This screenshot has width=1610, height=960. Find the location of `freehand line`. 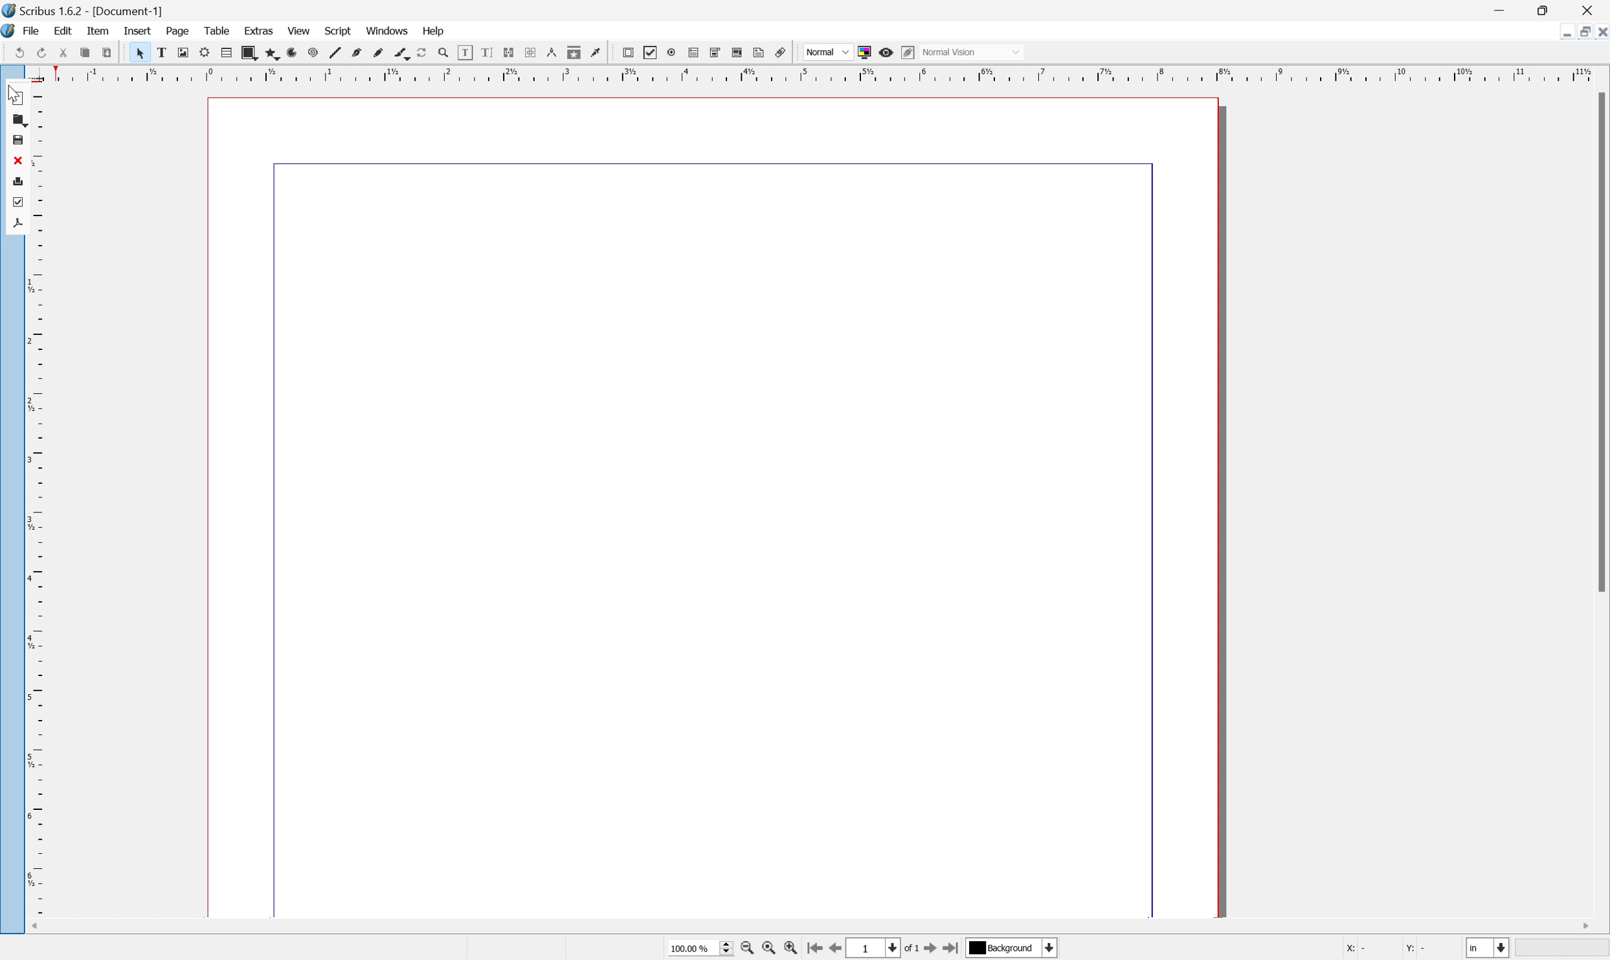

freehand line is located at coordinates (529, 51).